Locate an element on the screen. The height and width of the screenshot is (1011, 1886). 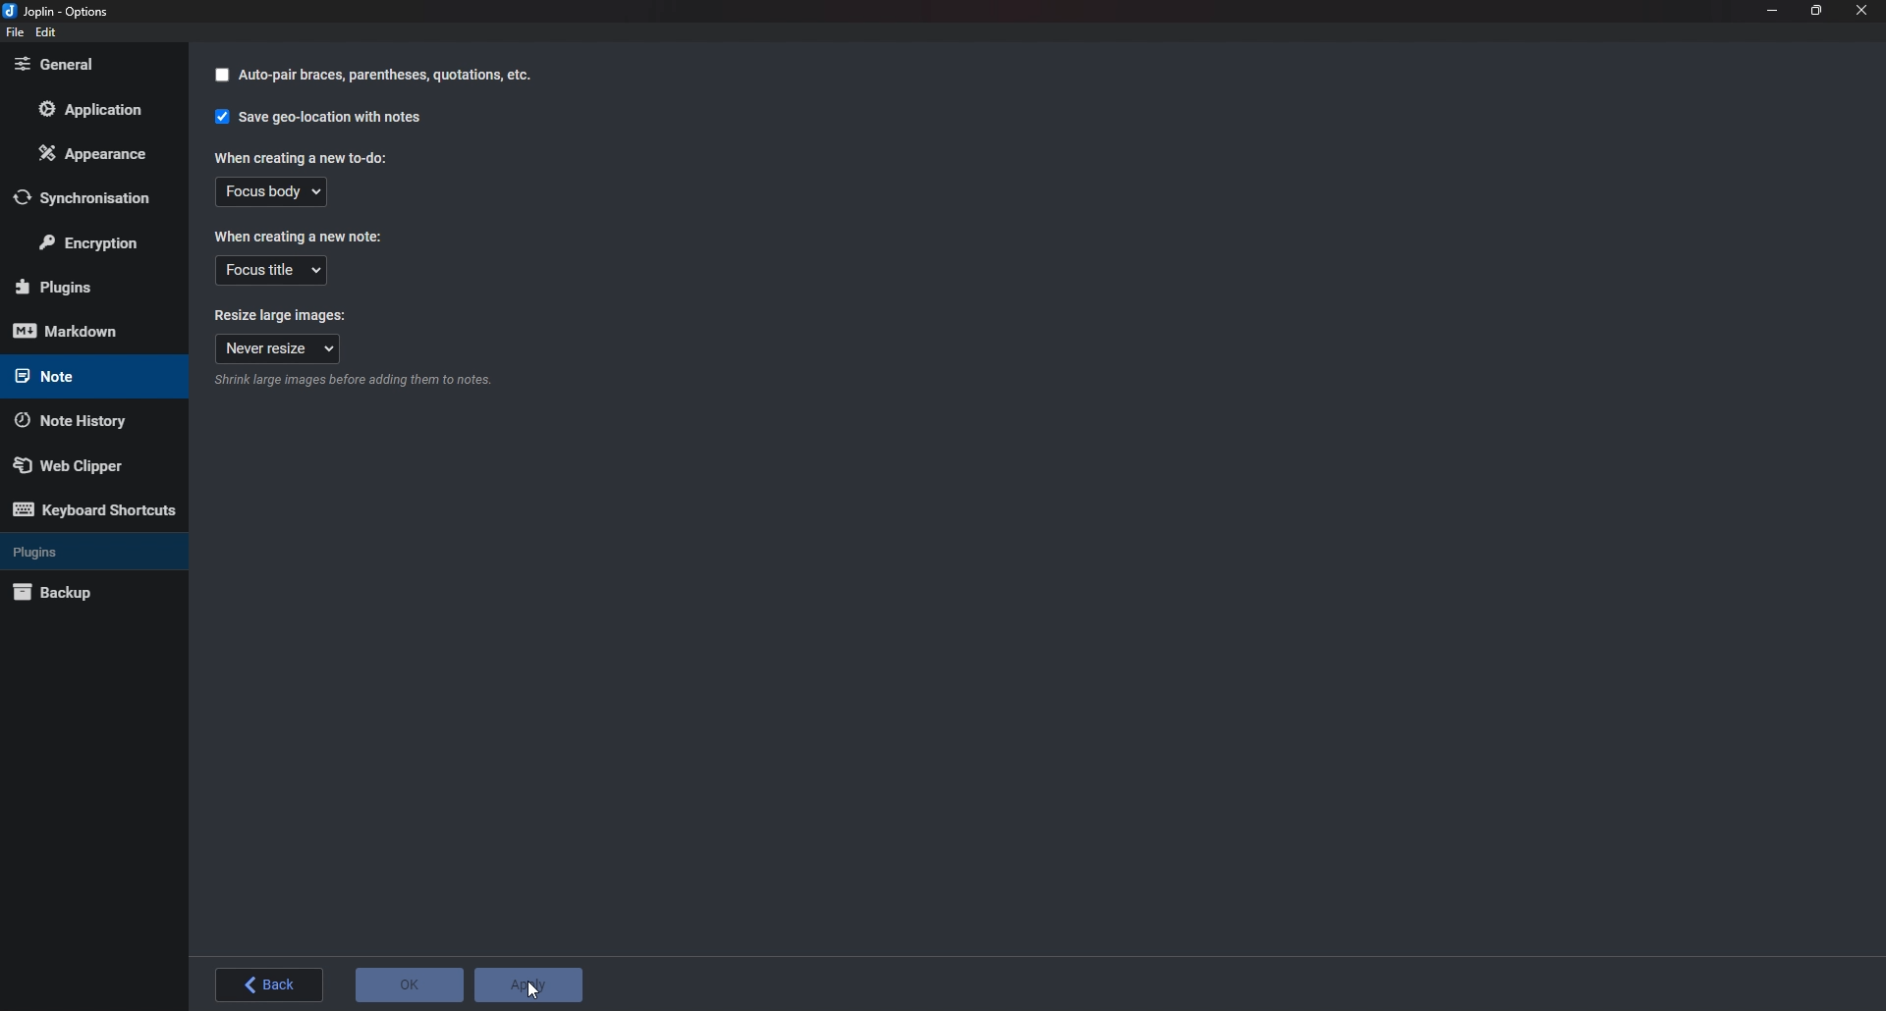
When creating a new note is located at coordinates (298, 236).